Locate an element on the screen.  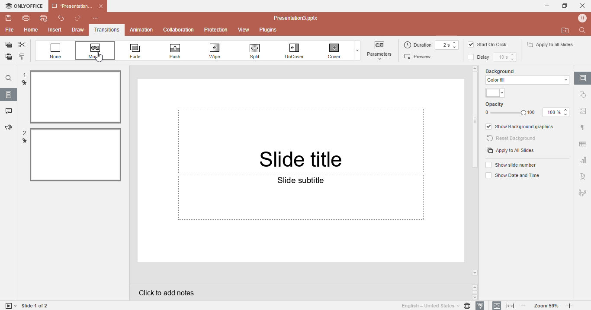
Quick print is located at coordinates (43, 19).